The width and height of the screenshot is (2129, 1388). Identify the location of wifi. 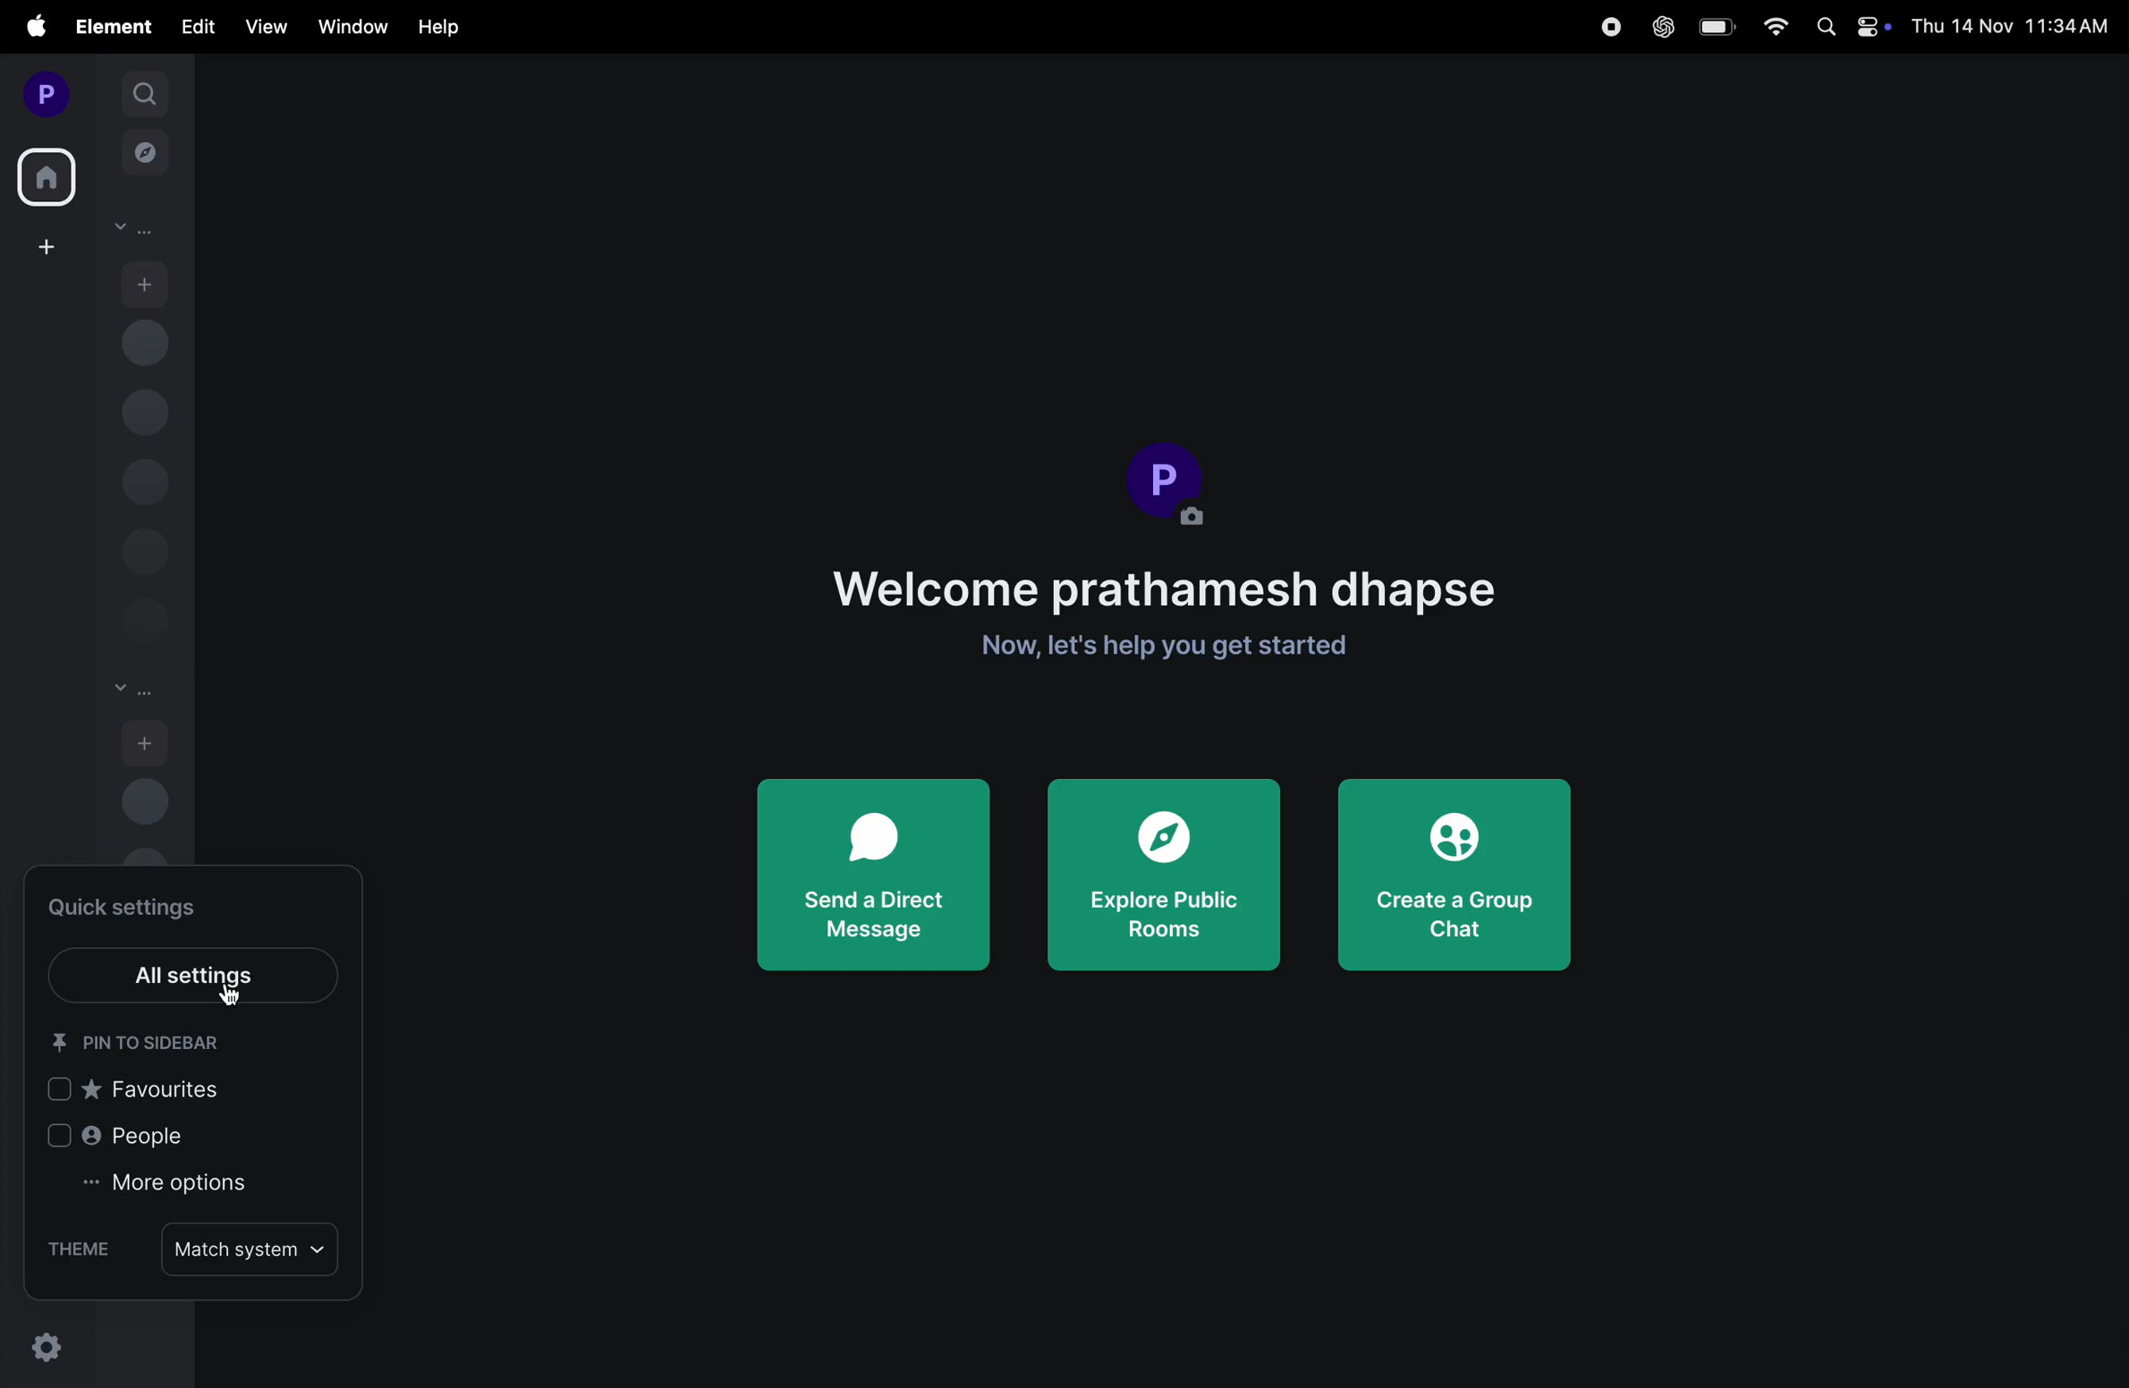
(1768, 27).